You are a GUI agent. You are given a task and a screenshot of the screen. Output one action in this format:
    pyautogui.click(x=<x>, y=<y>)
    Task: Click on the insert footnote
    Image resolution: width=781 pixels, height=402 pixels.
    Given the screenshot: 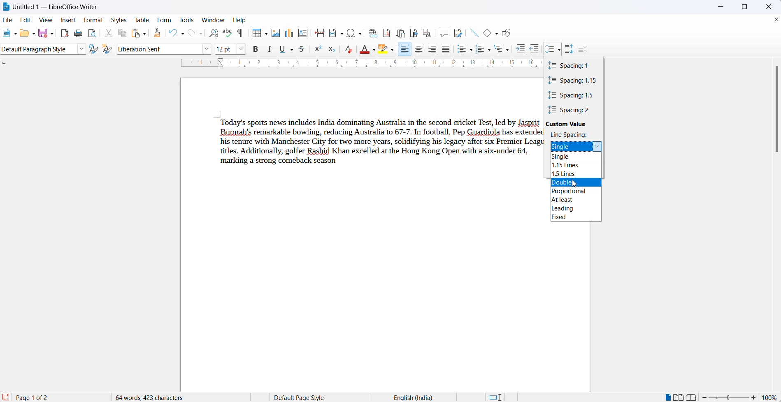 What is the action you would take?
    pyautogui.click(x=386, y=32)
    